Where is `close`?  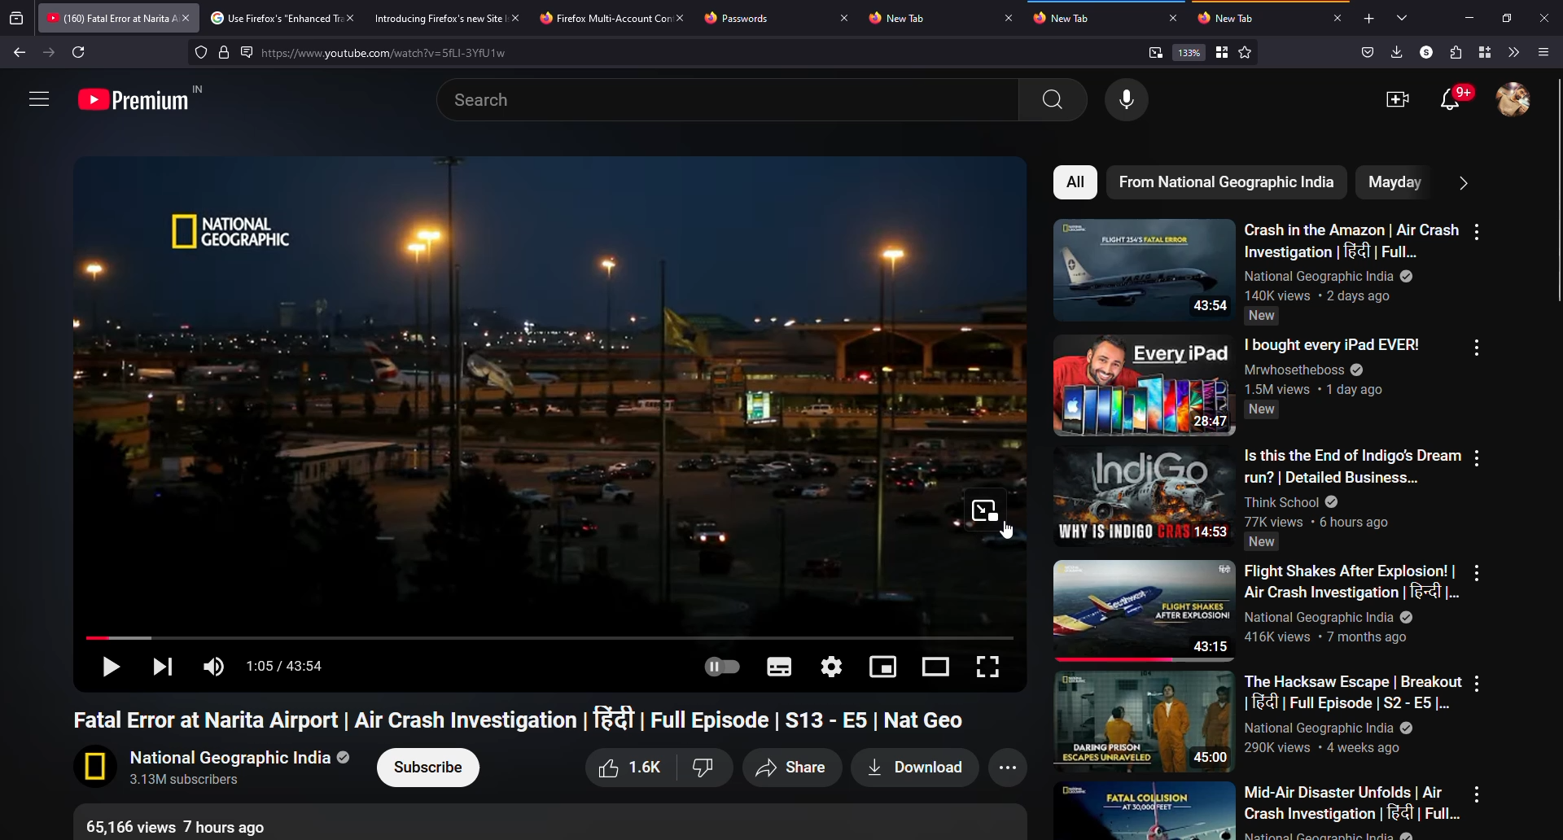
close is located at coordinates (1340, 18).